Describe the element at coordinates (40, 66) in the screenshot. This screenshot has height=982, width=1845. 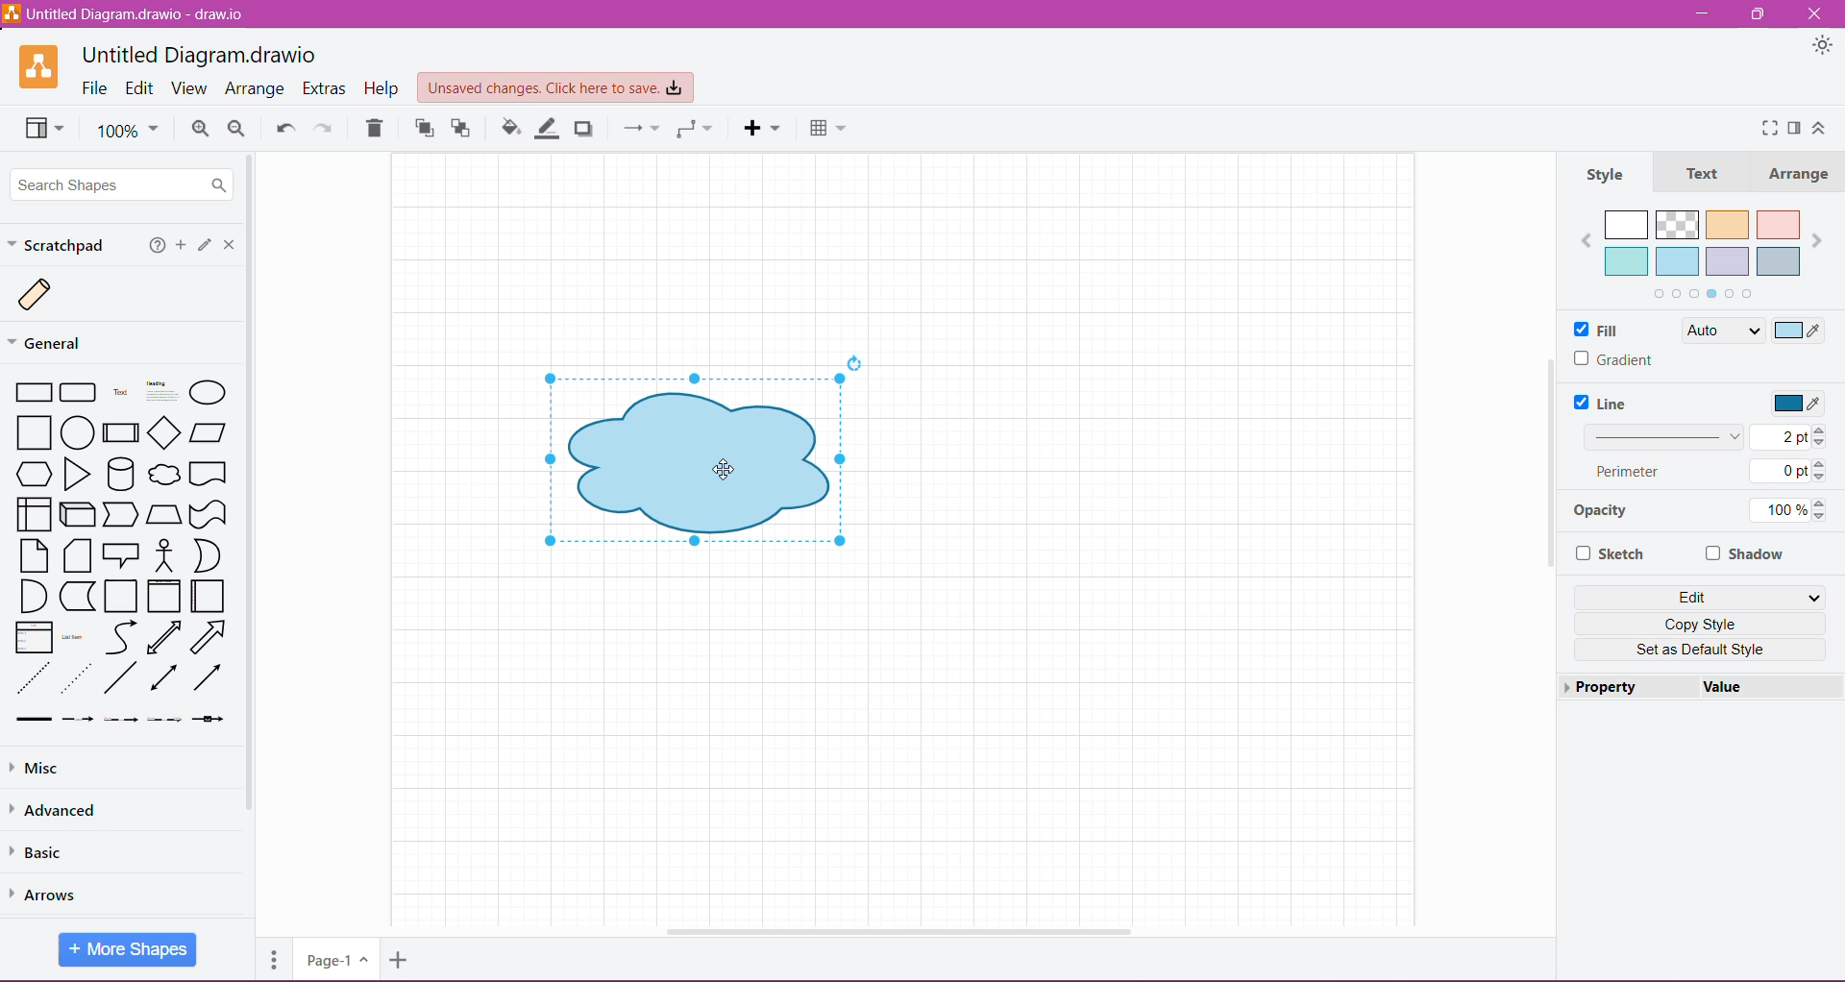
I see `Application Logo` at that location.